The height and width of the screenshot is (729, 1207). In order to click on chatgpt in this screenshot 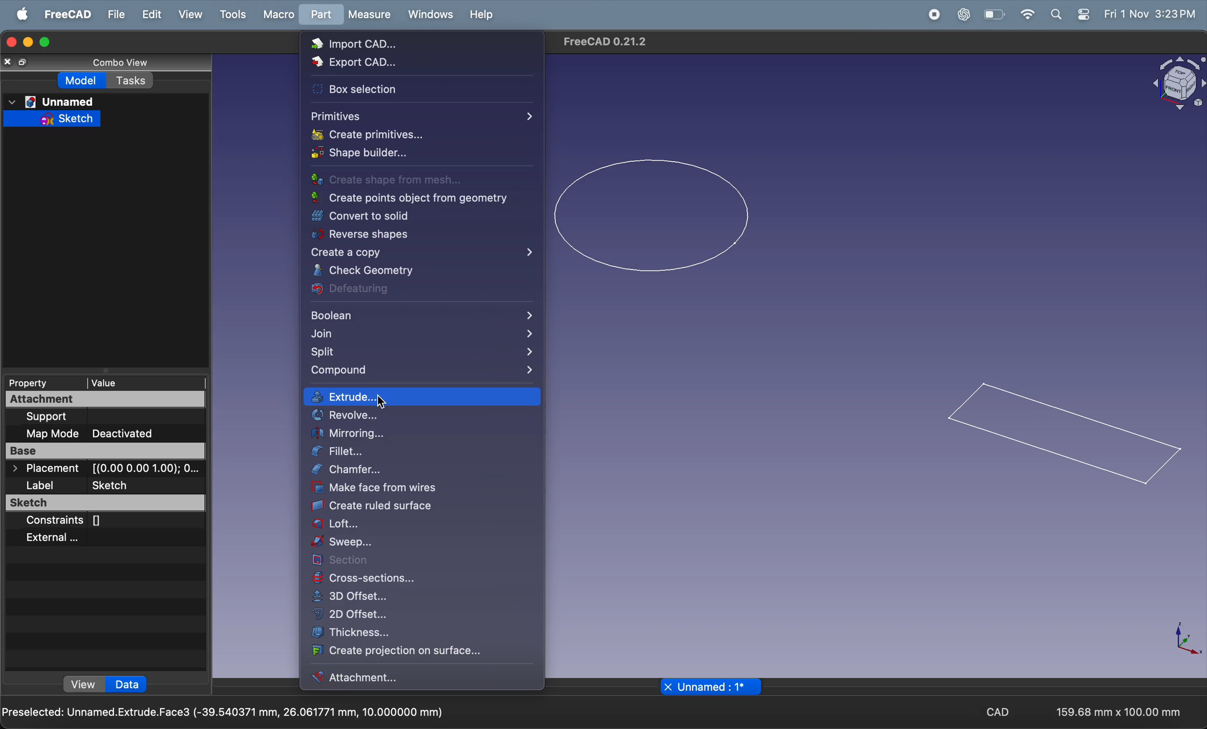, I will do `click(964, 14)`.